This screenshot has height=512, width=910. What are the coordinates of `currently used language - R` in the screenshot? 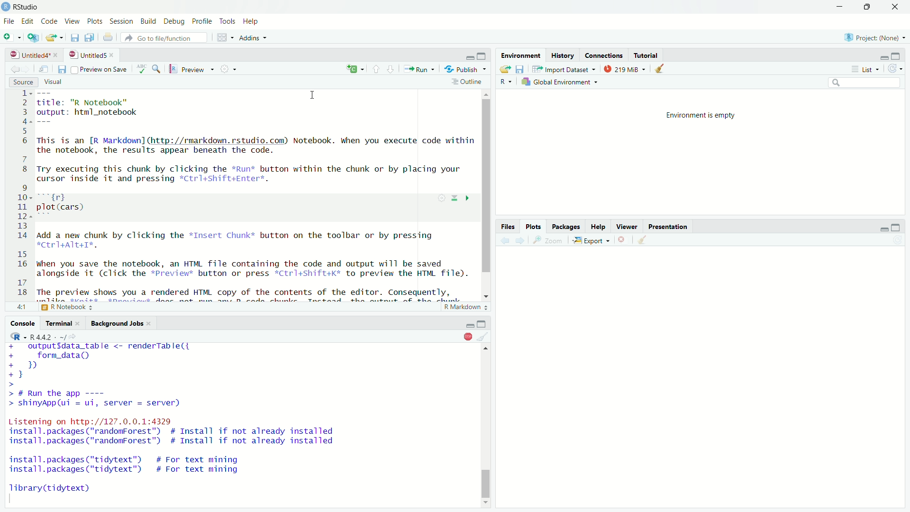 It's located at (508, 82).